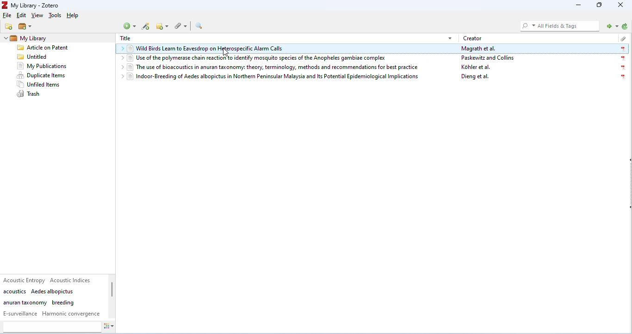  Describe the element at coordinates (55, 16) in the screenshot. I see `tools` at that location.